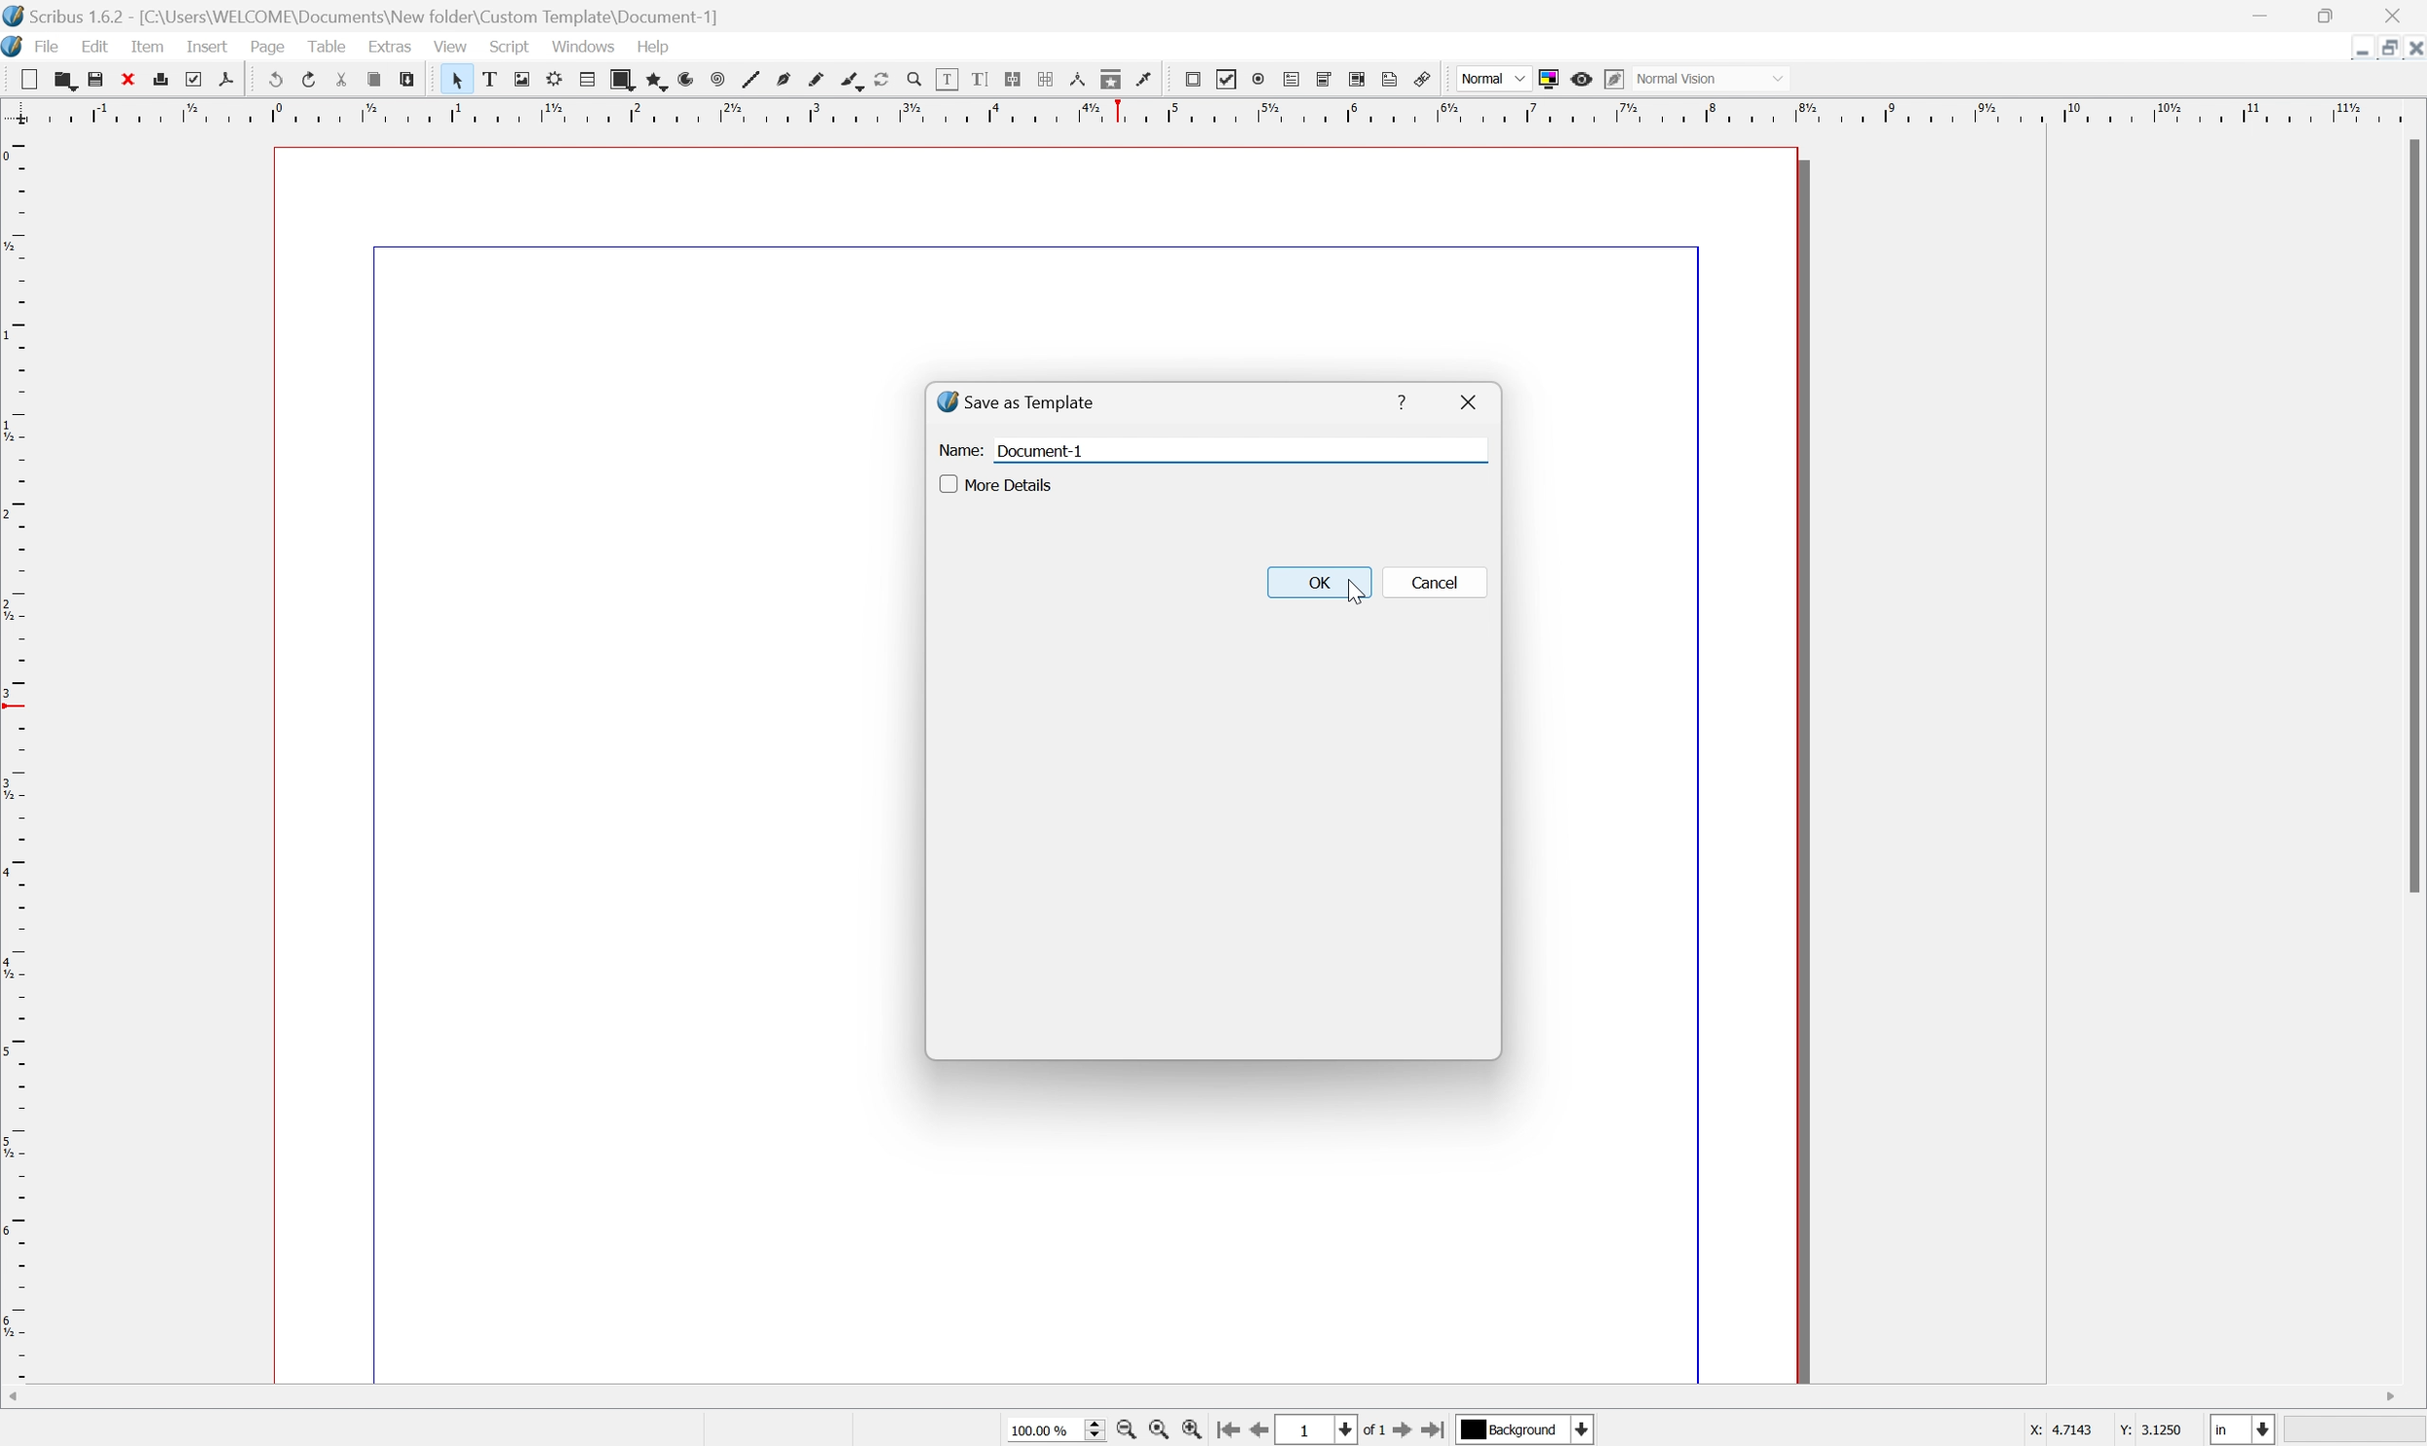 This screenshot has width=2427, height=1446. I want to click on 100.00%, so click(1059, 1430).